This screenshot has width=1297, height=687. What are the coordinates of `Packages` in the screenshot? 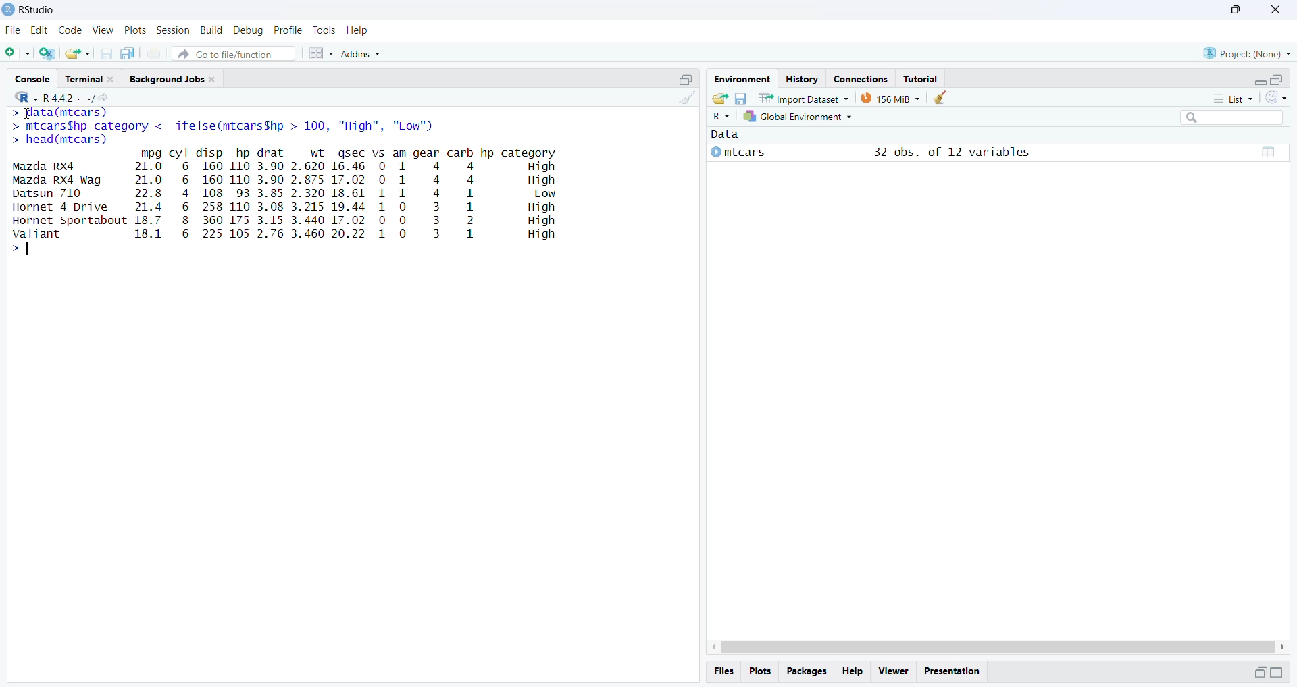 It's located at (807, 672).